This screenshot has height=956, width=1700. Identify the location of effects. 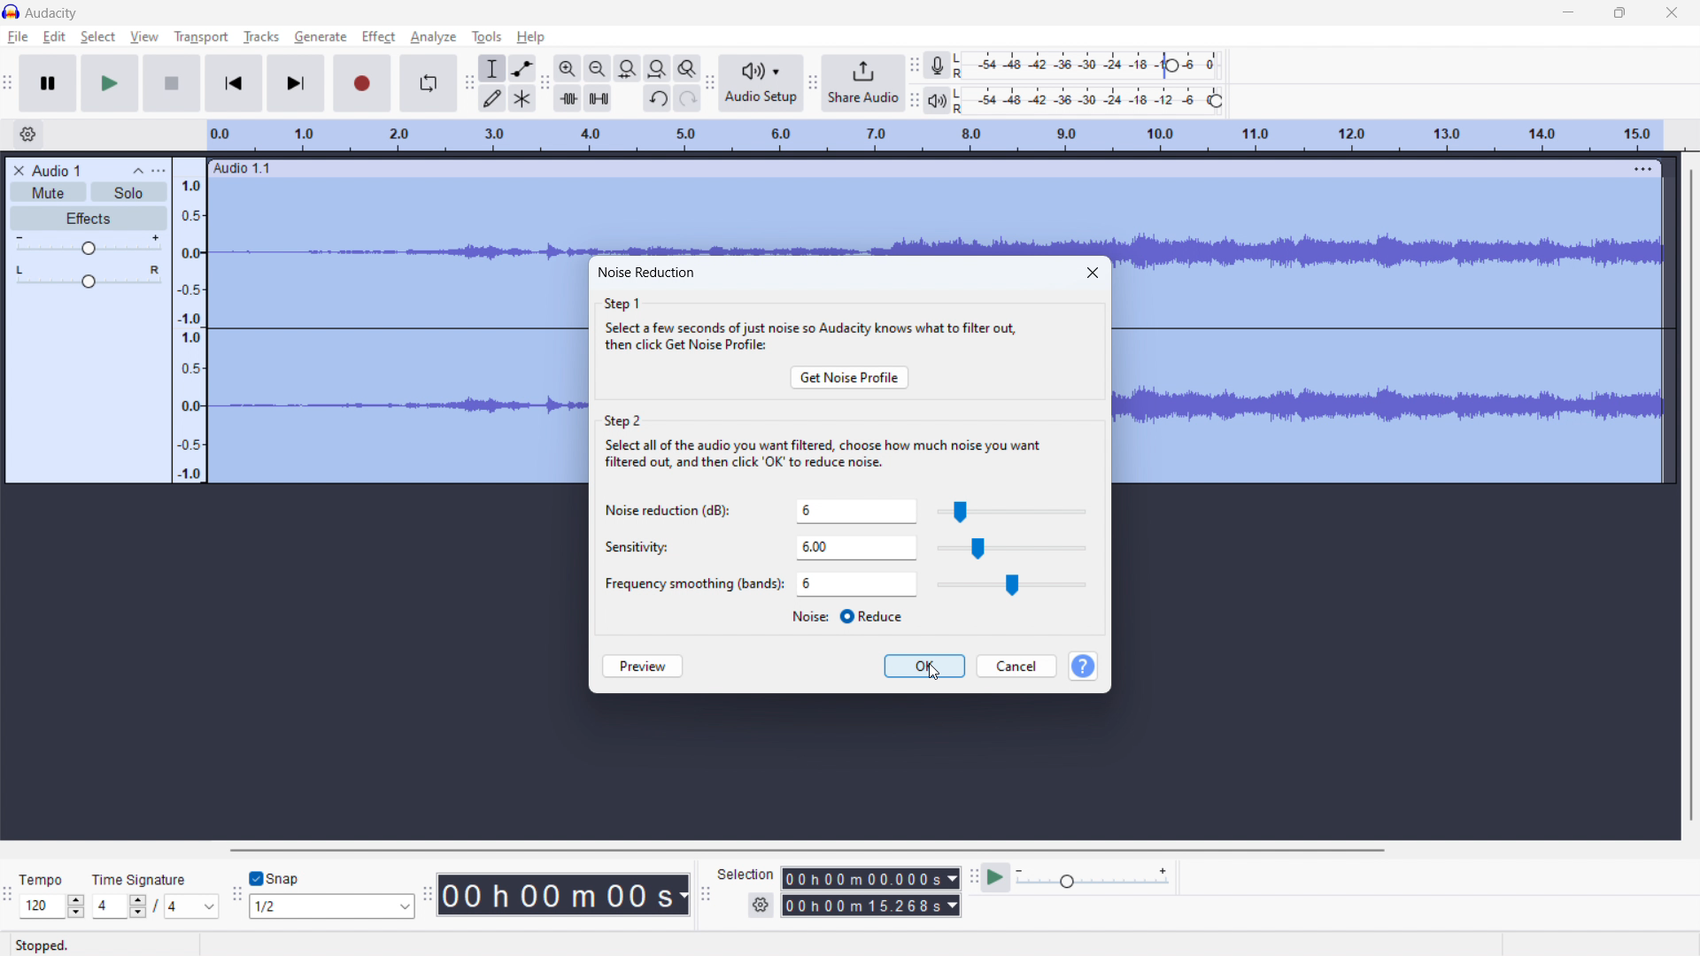
(89, 218).